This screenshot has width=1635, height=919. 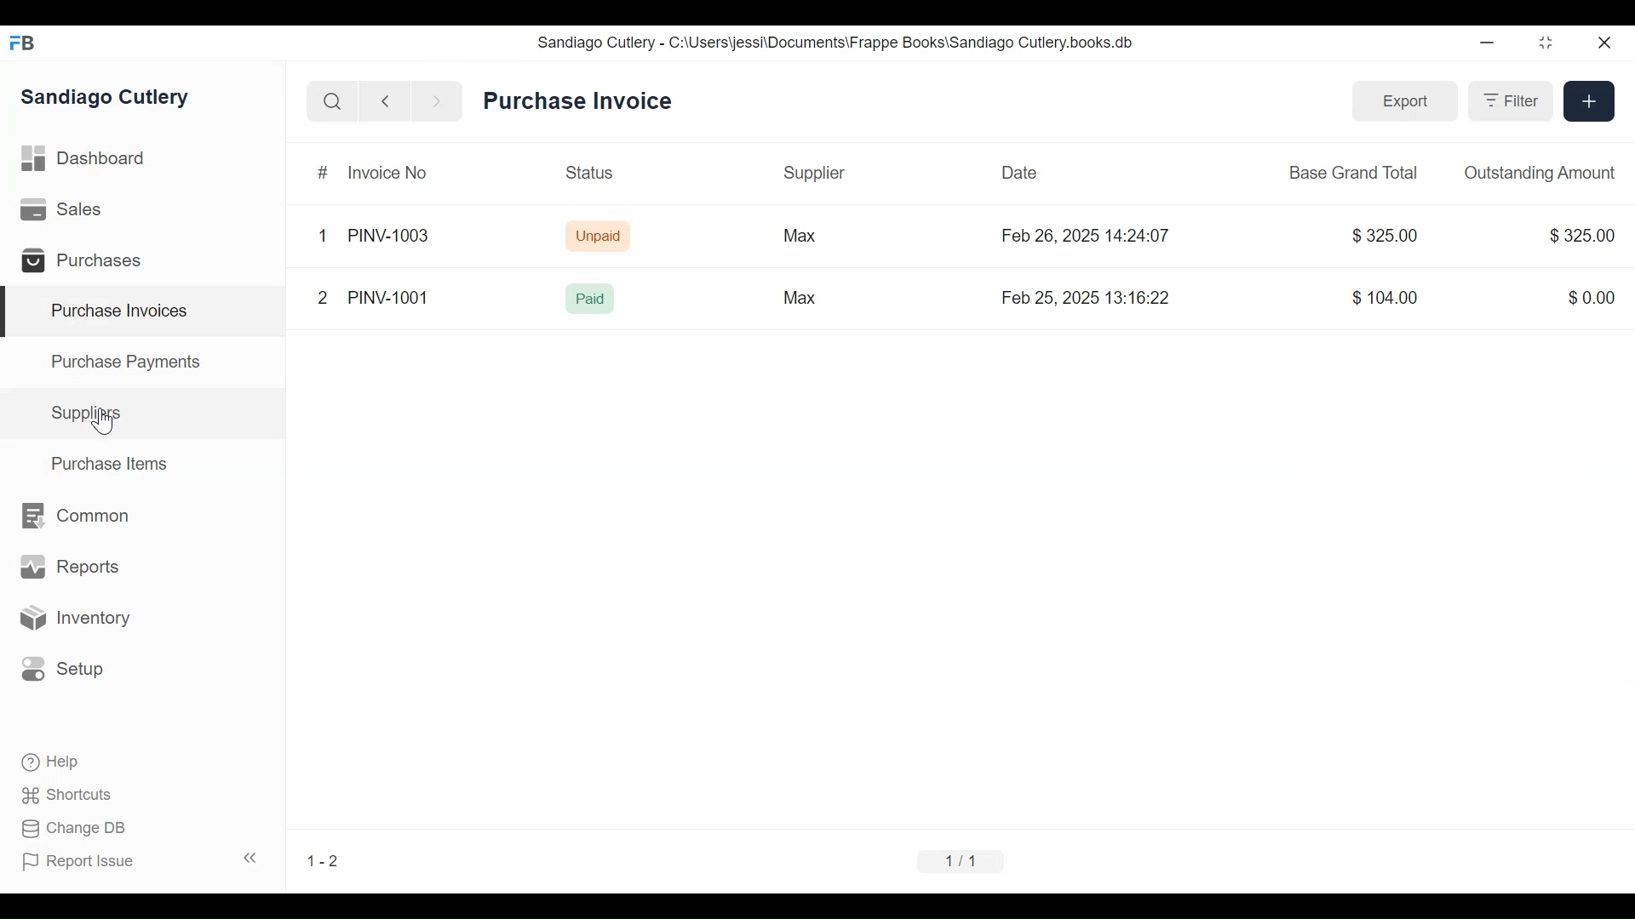 I want to click on Filter, so click(x=1511, y=101).